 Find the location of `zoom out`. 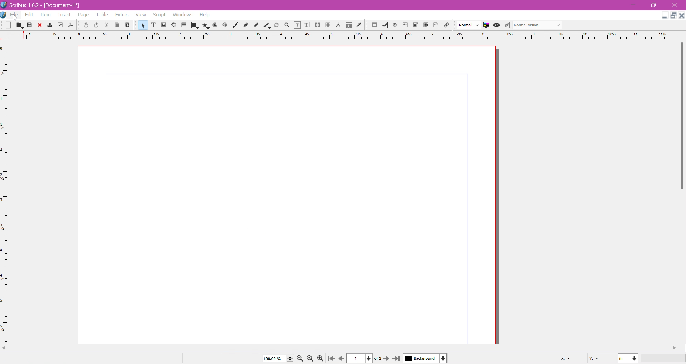

zoom out is located at coordinates (300, 359).